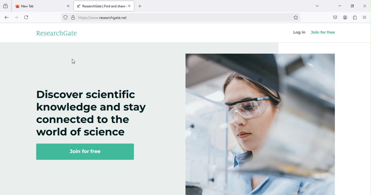 The height and width of the screenshot is (195, 371). I want to click on image on researchgate, so click(259, 122).